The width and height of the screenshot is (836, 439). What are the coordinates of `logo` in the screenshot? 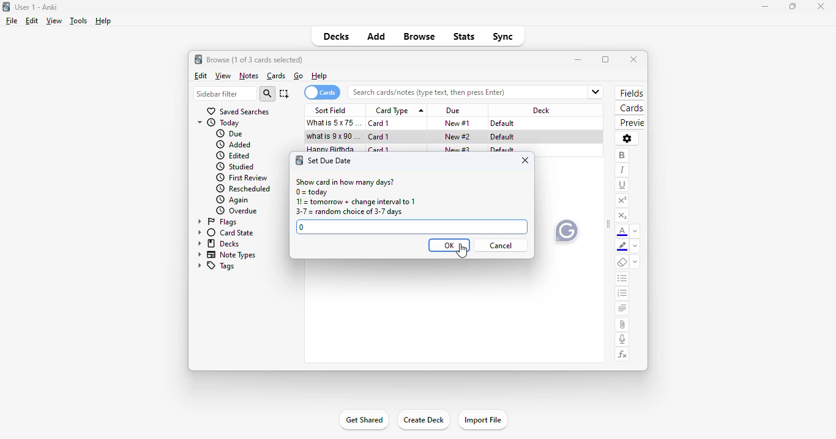 It's located at (6, 7).